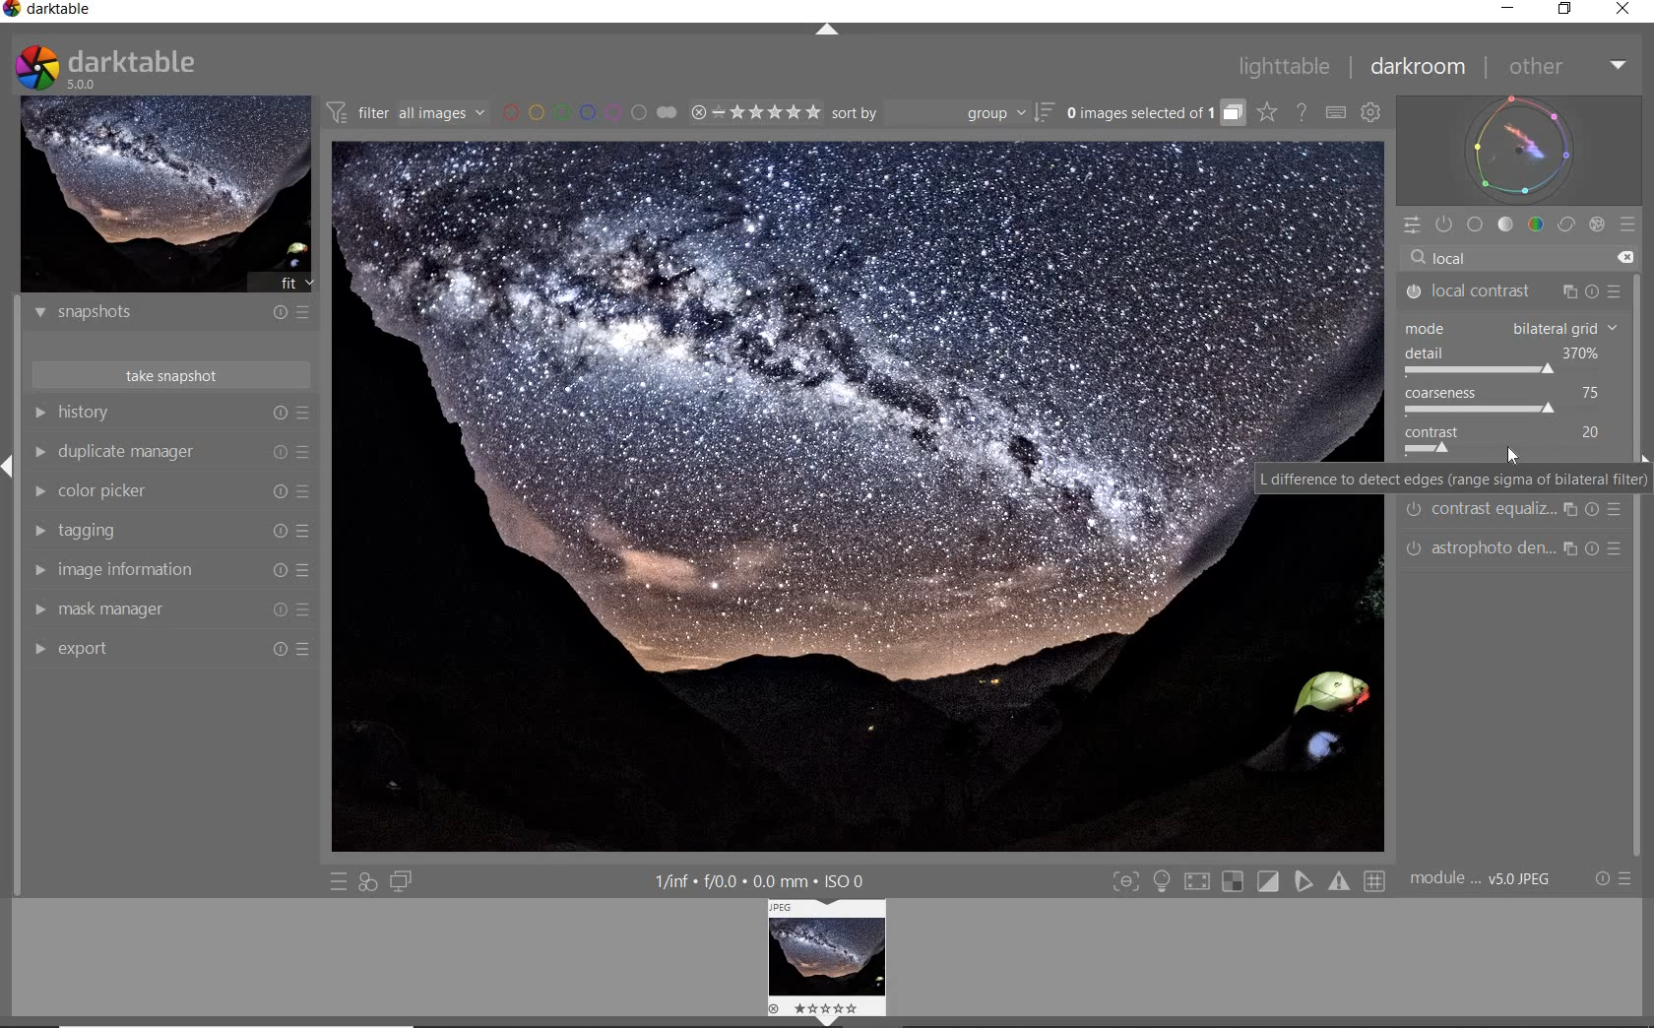  I want to click on multiple instance actions, so click(1569, 288).